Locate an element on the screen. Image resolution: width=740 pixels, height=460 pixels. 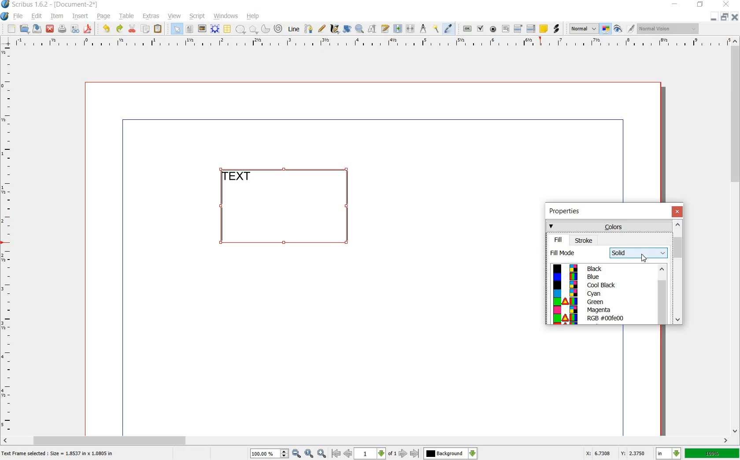
cool black is located at coordinates (601, 285).